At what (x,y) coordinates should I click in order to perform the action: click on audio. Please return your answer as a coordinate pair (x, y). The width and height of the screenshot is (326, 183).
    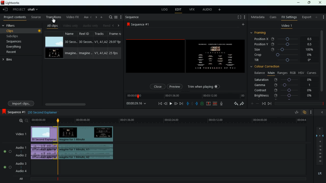
    Looking at the image, I should click on (89, 152).